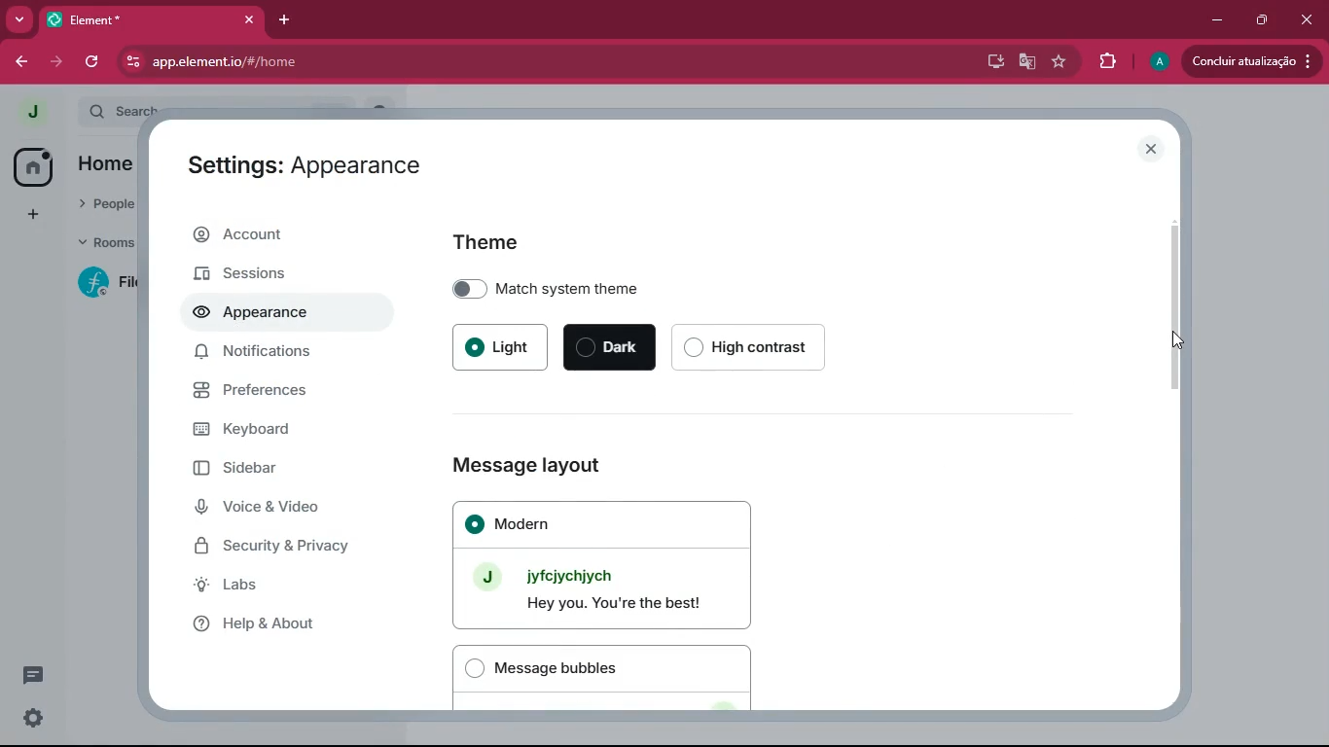  What do you see at coordinates (19, 59) in the screenshot?
I see `back` at bounding box center [19, 59].